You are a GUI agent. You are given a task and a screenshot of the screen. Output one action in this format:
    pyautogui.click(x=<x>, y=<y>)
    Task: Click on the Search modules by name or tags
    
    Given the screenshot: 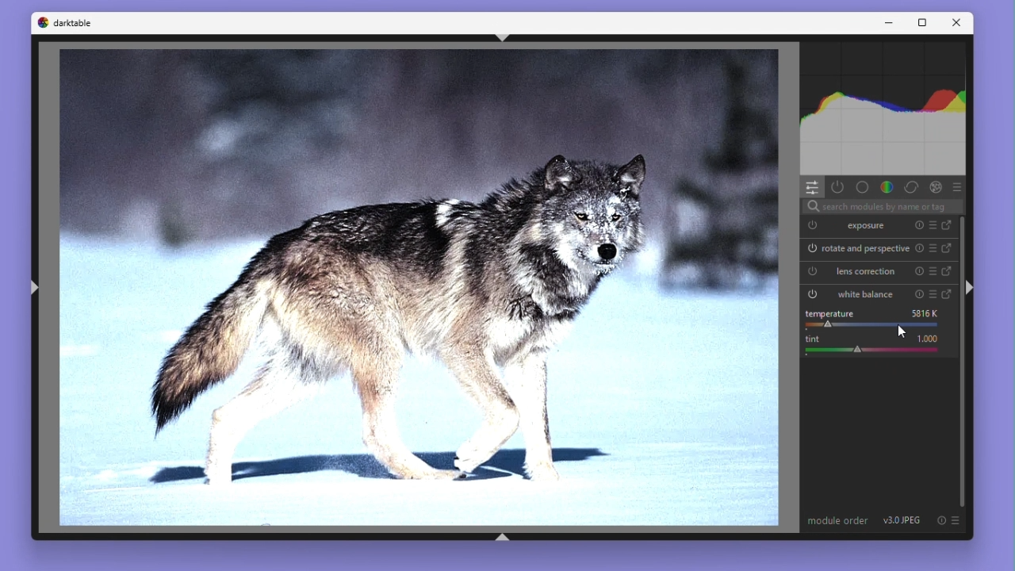 What is the action you would take?
    pyautogui.click(x=882, y=205)
    